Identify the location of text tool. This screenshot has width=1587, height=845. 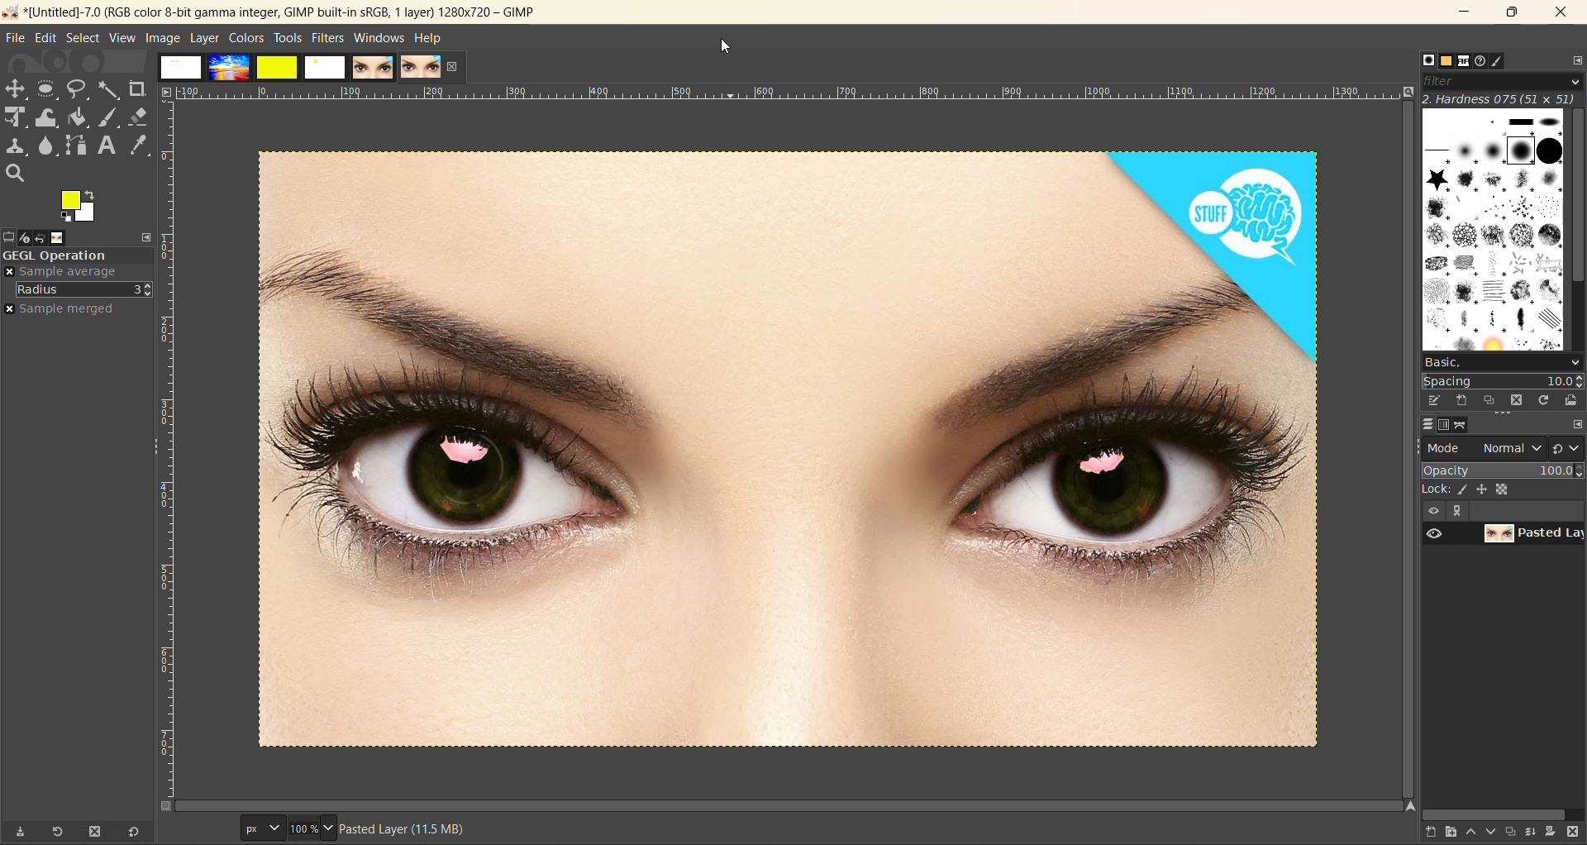
(107, 146).